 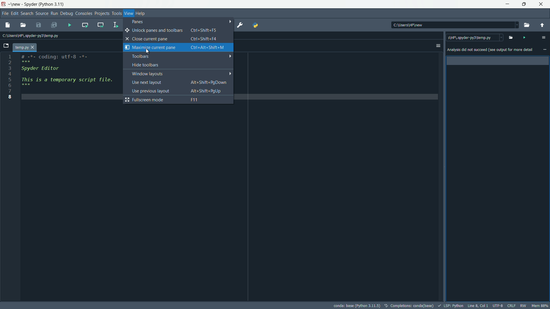 I want to click on python path manager, so click(x=256, y=25).